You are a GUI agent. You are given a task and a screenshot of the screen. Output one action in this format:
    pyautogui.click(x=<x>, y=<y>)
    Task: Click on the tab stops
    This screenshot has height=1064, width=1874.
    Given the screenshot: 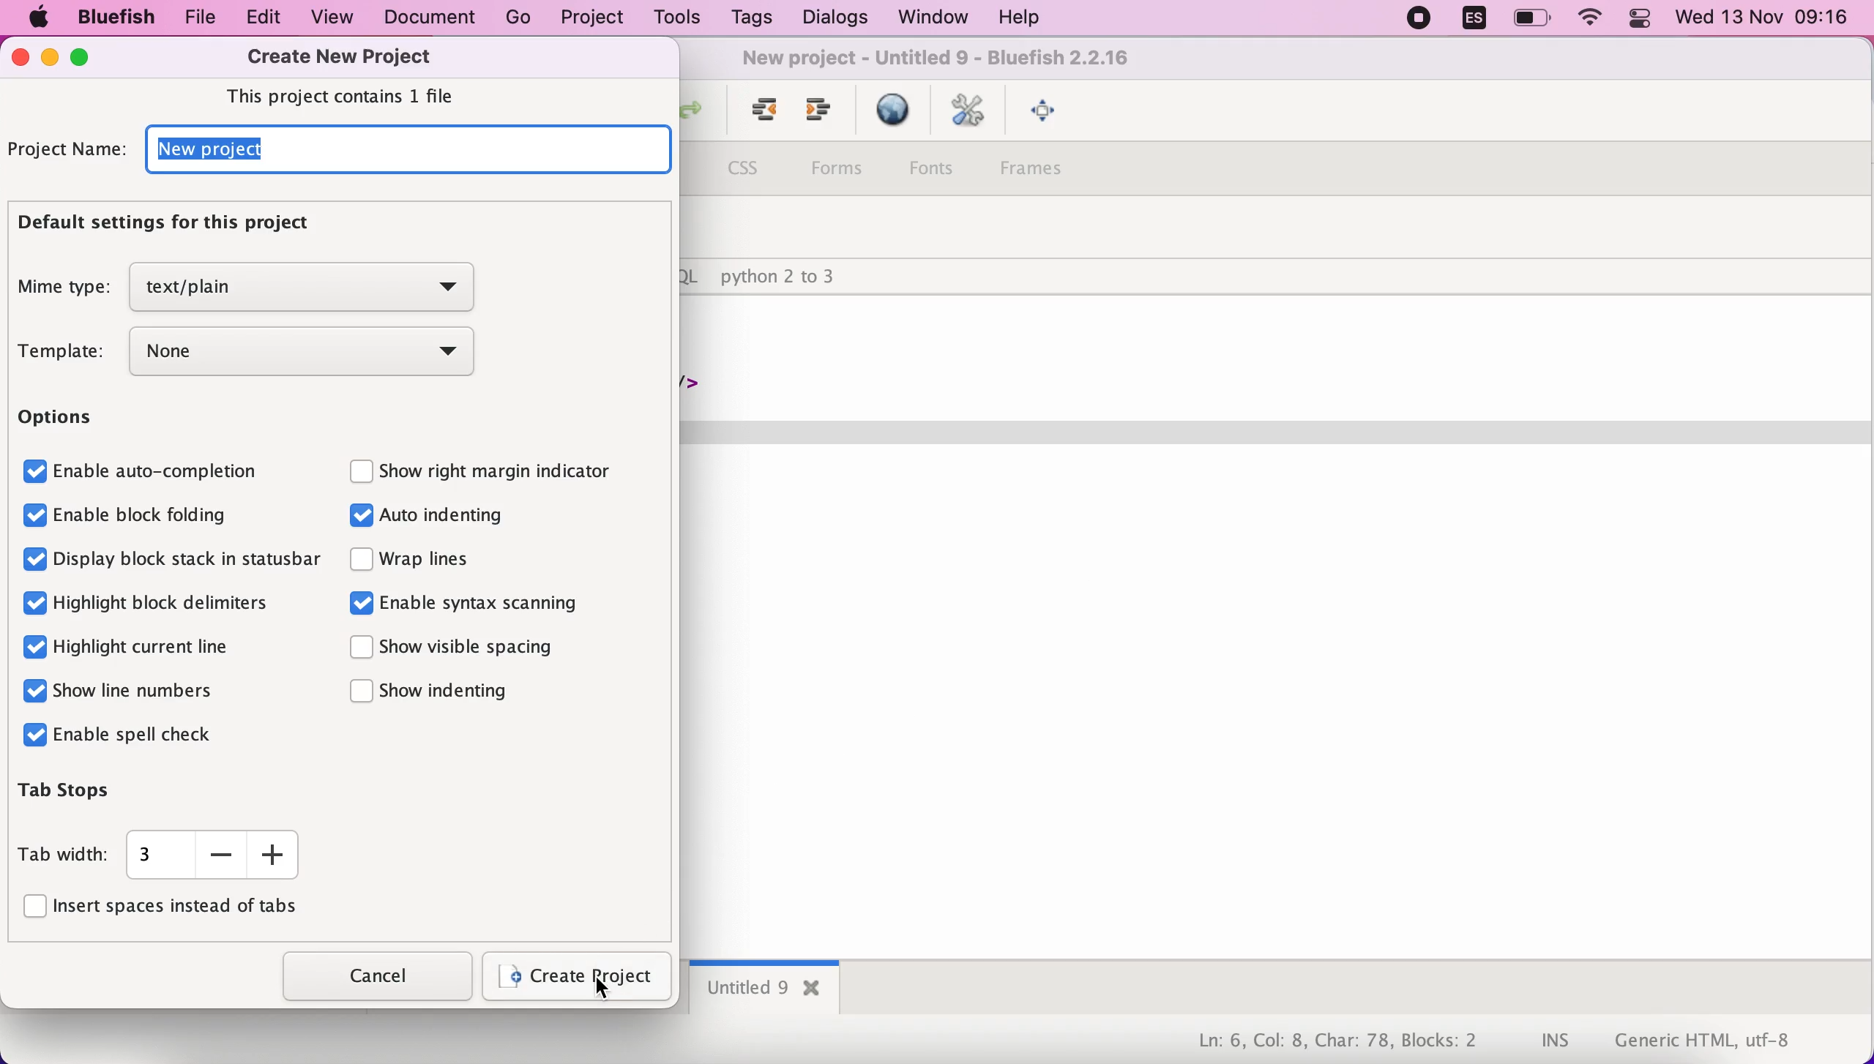 What is the action you would take?
    pyautogui.click(x=102, y=794)
    